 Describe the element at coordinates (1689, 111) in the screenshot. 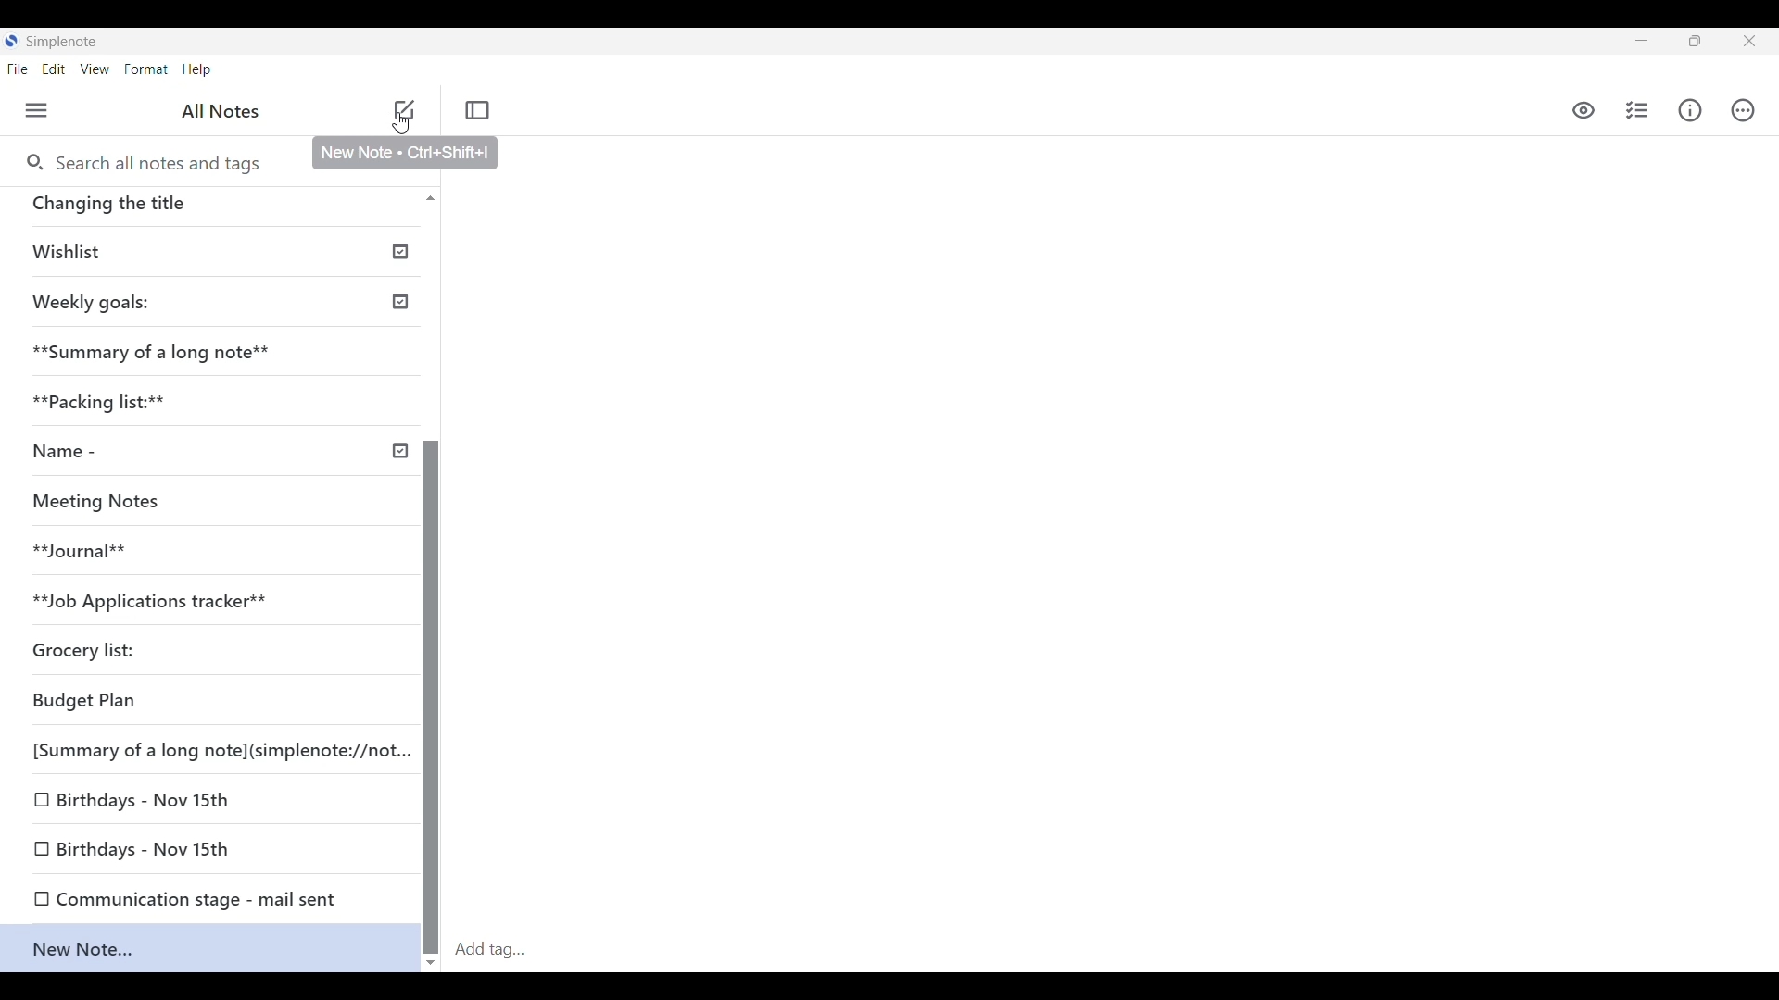

I see `Info` at that location.